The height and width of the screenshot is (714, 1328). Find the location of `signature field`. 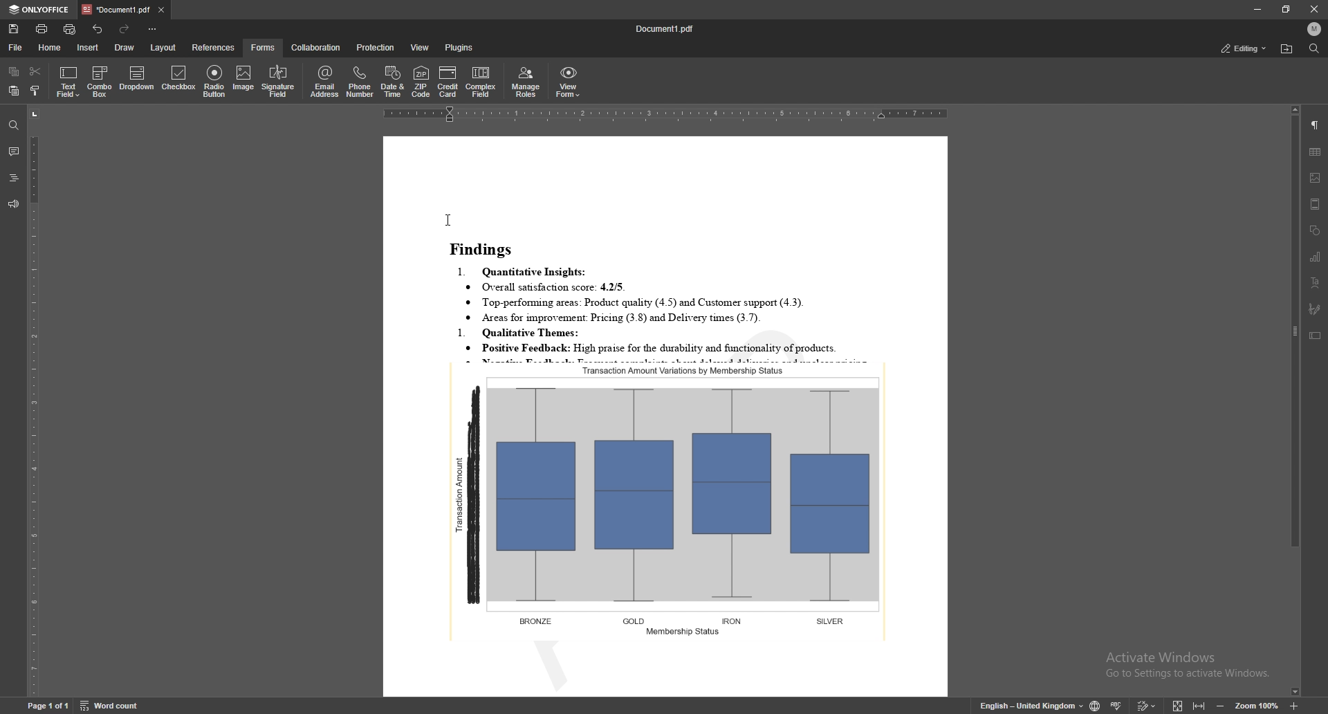

signature field is located at coordinates (279, 81).